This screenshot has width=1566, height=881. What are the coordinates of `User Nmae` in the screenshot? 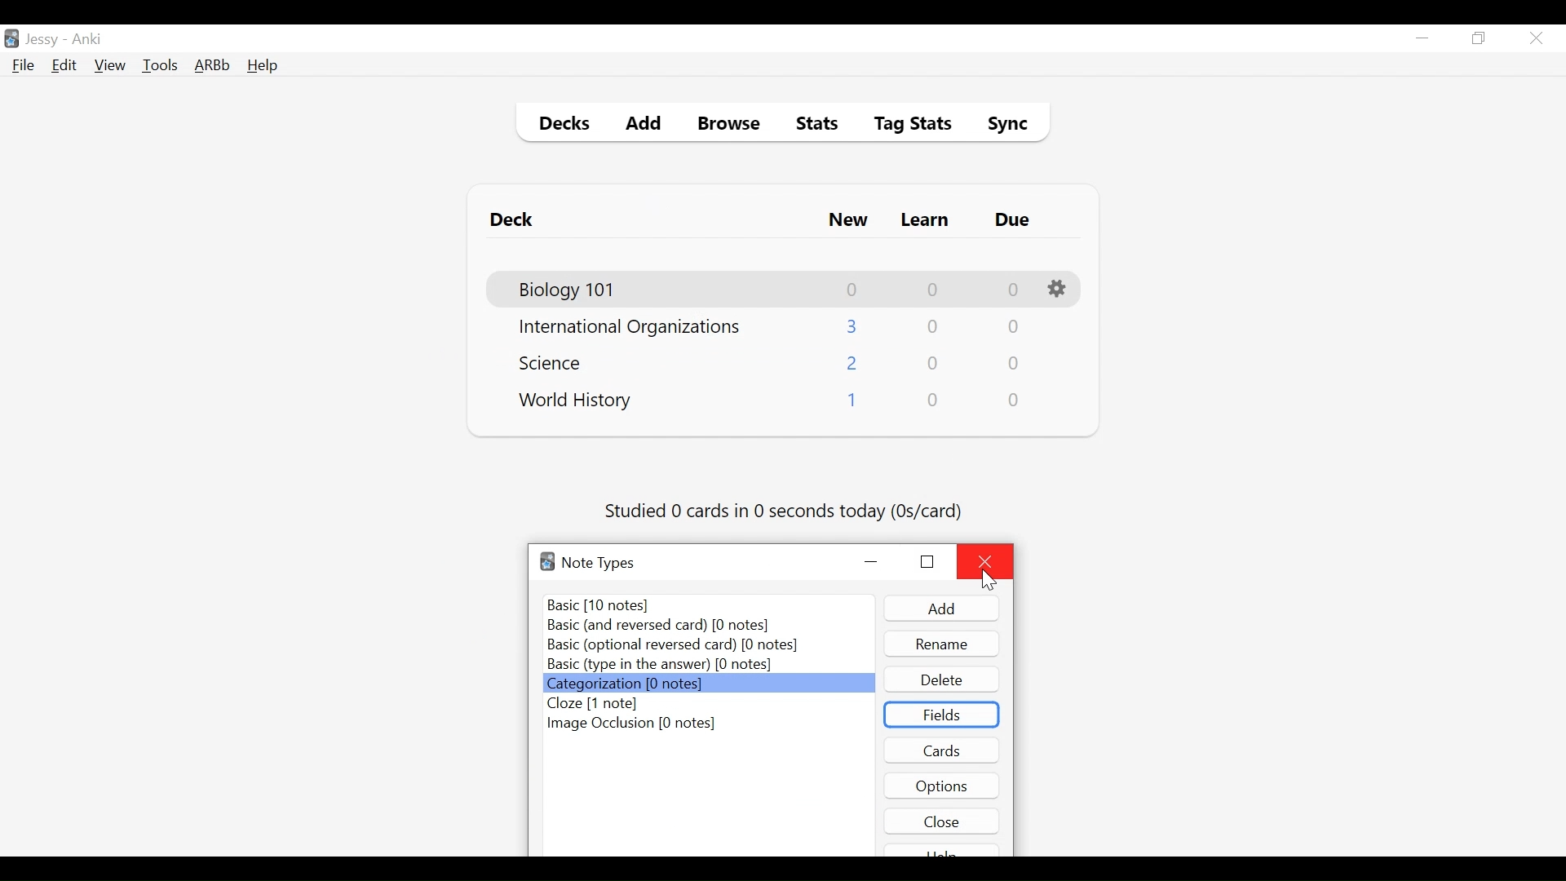 It's located at (45, 40).